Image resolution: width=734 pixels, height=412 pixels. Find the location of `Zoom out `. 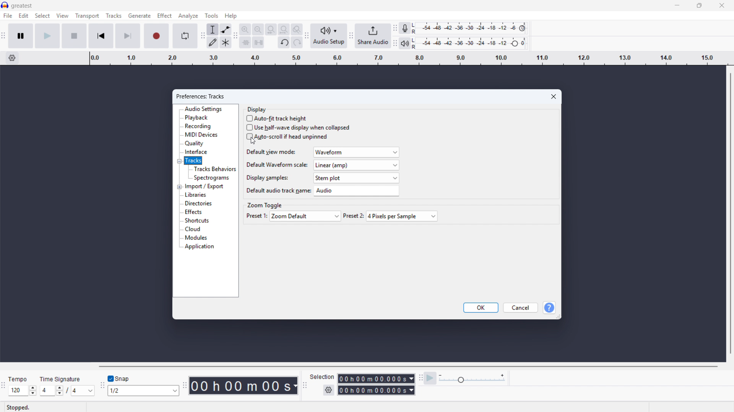

Zoom out  is located at coordinates (258, 29).